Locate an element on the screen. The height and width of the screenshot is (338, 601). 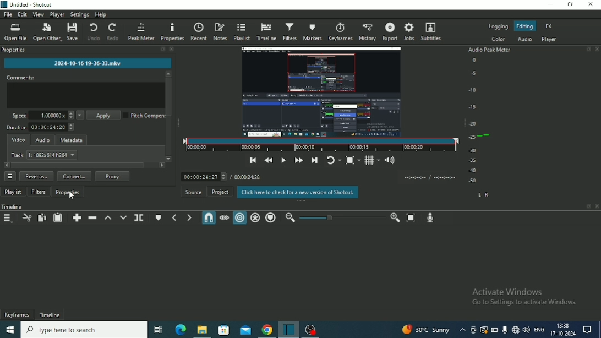
Resize is located at coordinates (179, 122).